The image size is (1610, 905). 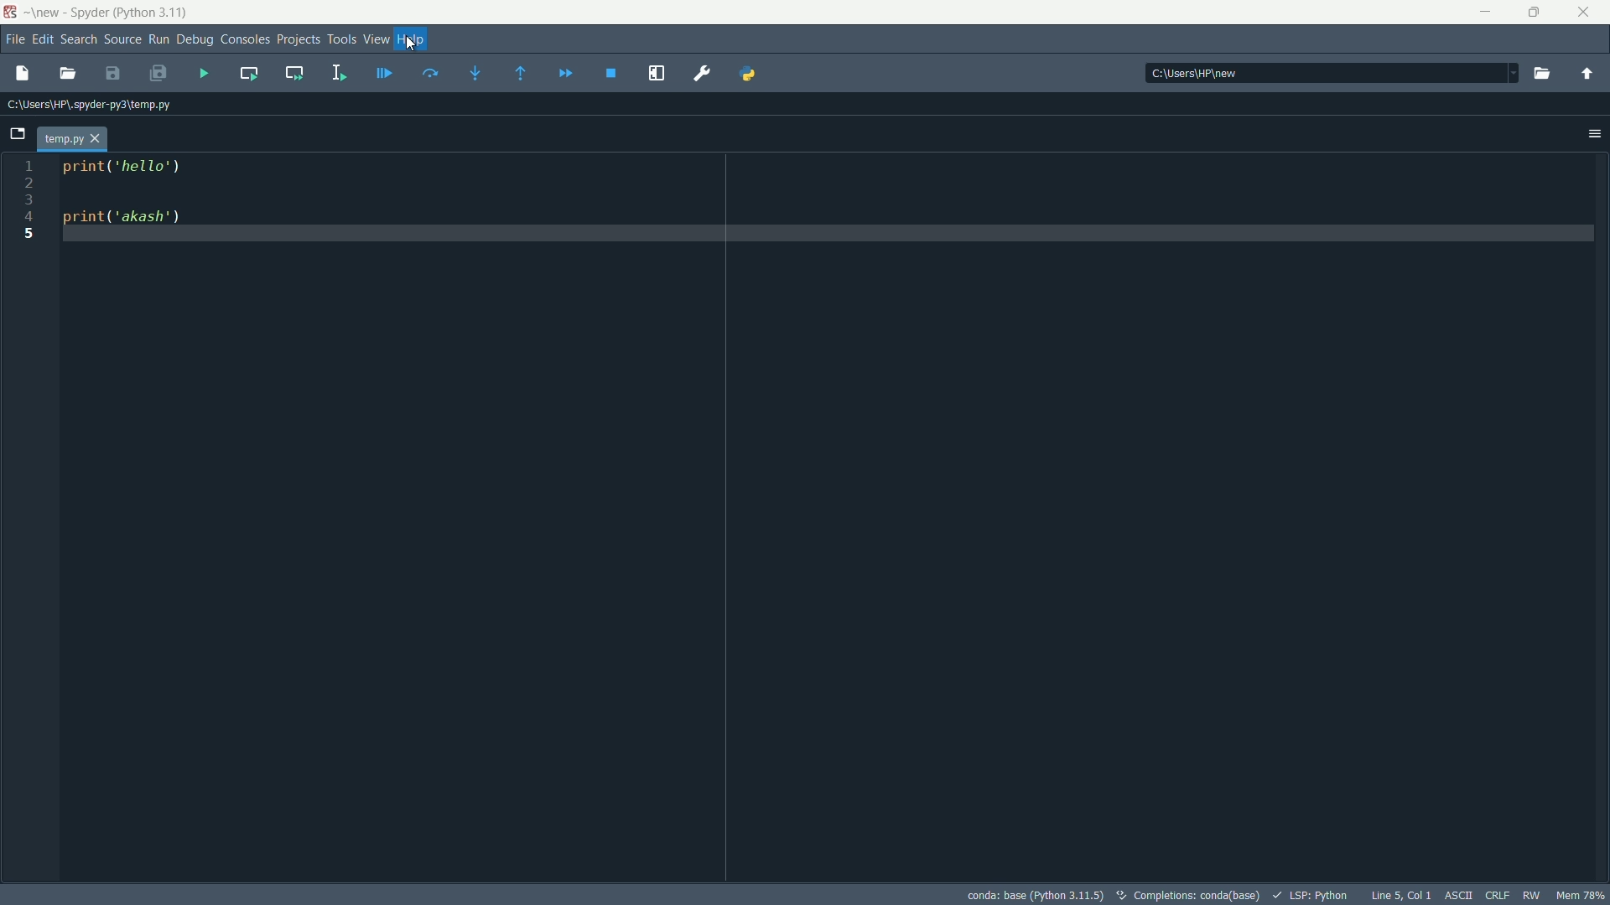 I want to click on open file, so click(x=68, y=72).